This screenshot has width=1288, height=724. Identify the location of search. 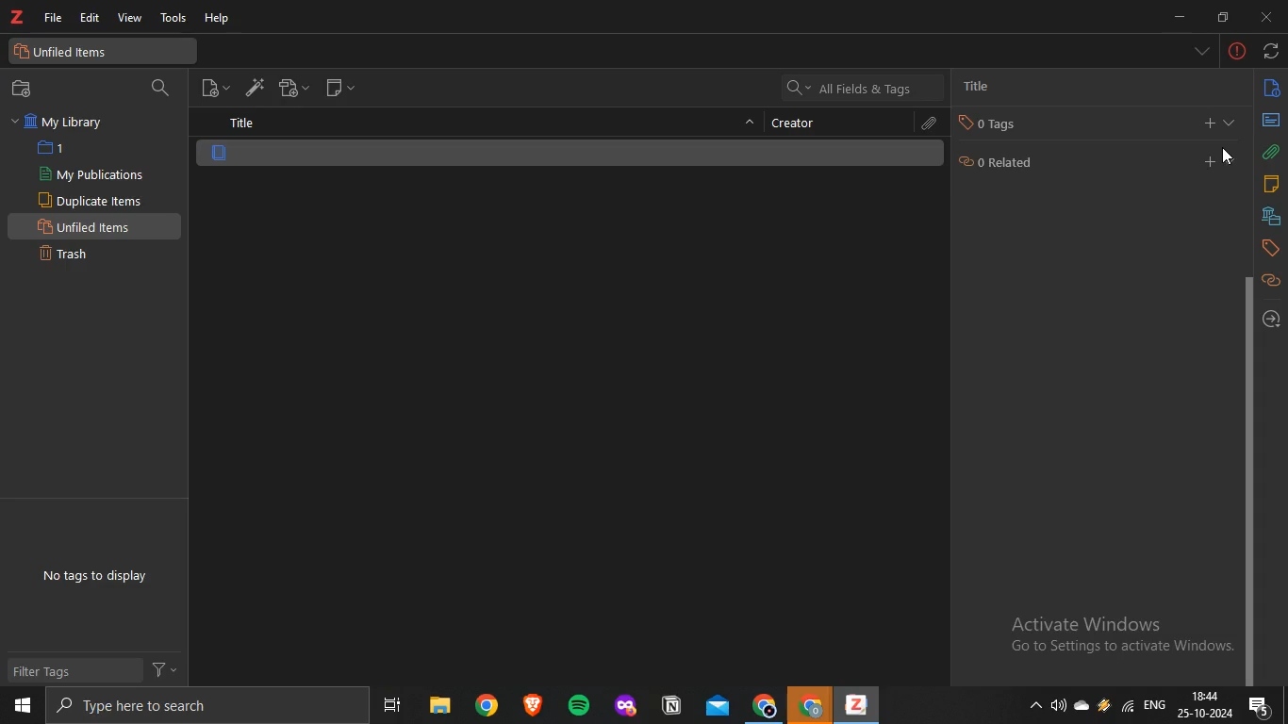
(199, 706).